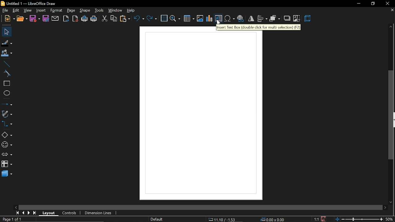  I want to click on move up, so click(389, 27).